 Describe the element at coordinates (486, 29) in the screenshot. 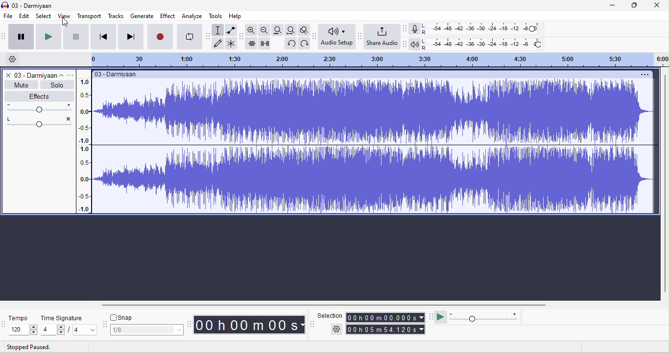

I see `recording level` at that location.